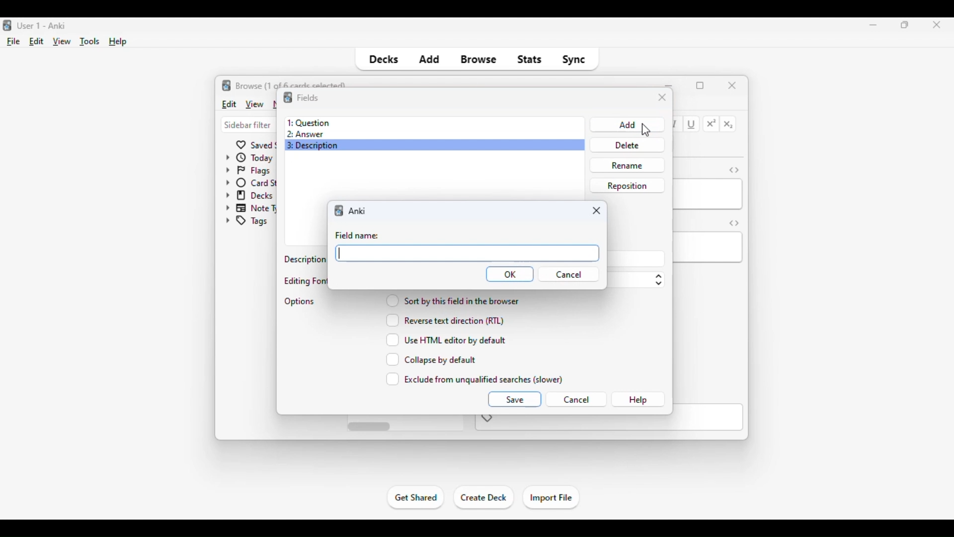  What do you see at coordinates (90, 42) in the screenshot?
I see `tools` at bounding box center [90, 42].